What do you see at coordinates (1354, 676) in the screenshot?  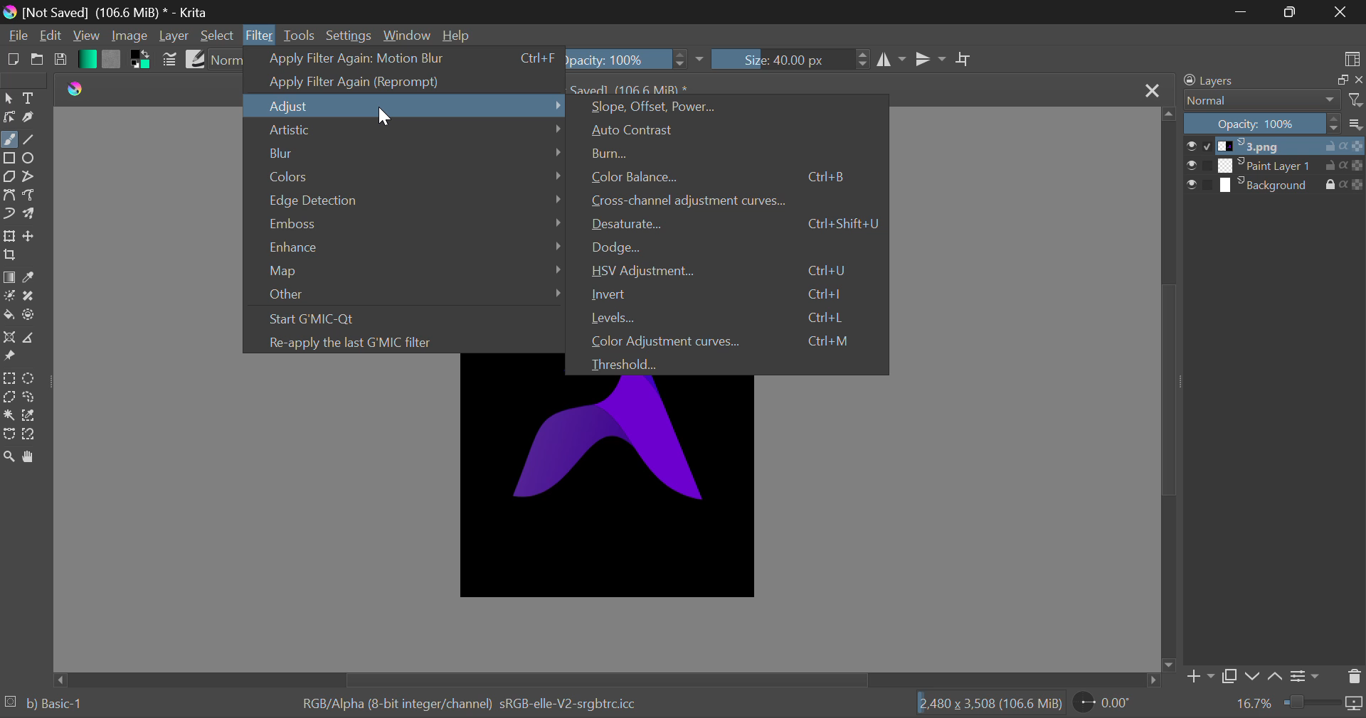 I see `Delete Layer` at bounding box center [1354, 676].